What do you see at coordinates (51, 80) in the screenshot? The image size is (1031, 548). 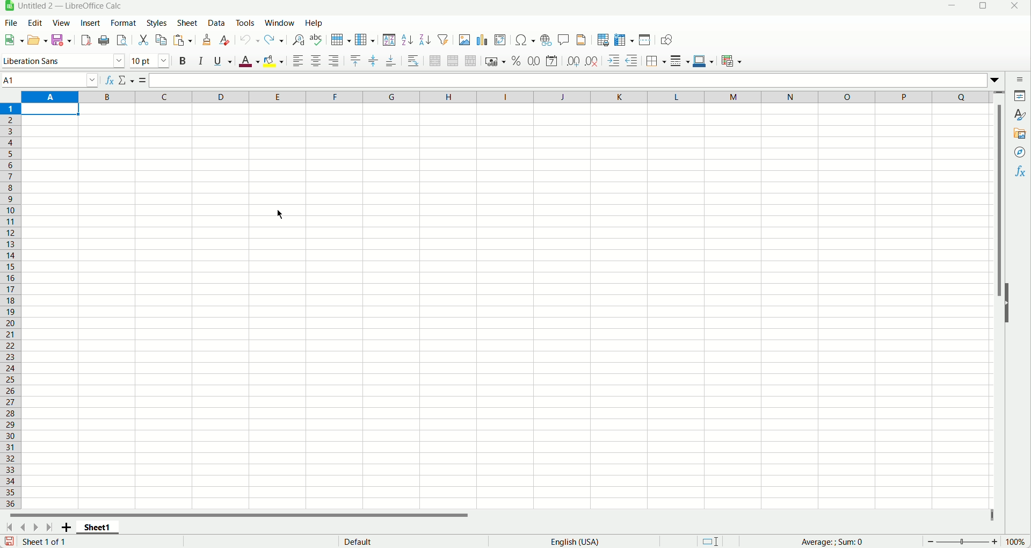 I see `Name box` at bounding box center [51, 80].